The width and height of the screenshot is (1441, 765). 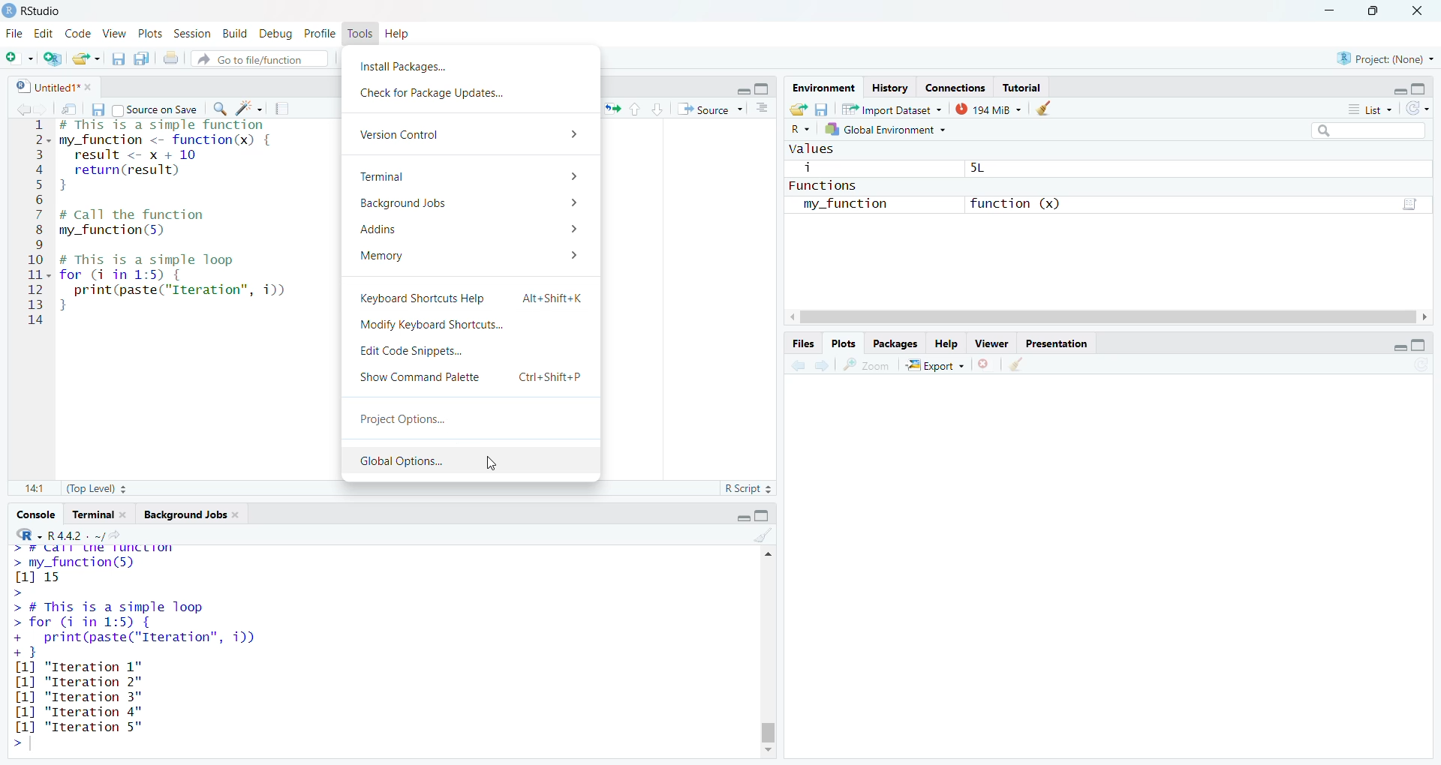 What do you see at coordinates (471, 298) in the screenshot?
I see `Keyboard Shortcuts Help Alt=Shift=K` at bounding box center [471, 298].